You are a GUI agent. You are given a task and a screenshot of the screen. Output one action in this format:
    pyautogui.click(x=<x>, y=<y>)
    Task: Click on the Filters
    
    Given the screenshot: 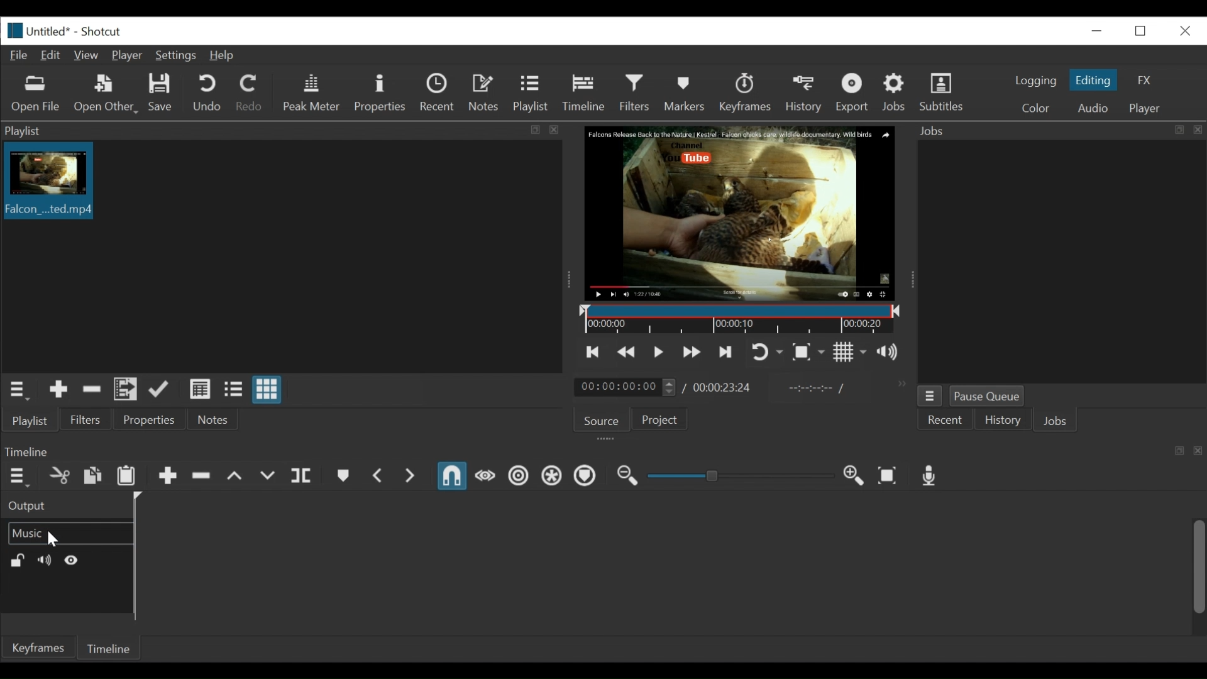 What is the action you would take?
    pyautogui.click(x=636, y=94)
    